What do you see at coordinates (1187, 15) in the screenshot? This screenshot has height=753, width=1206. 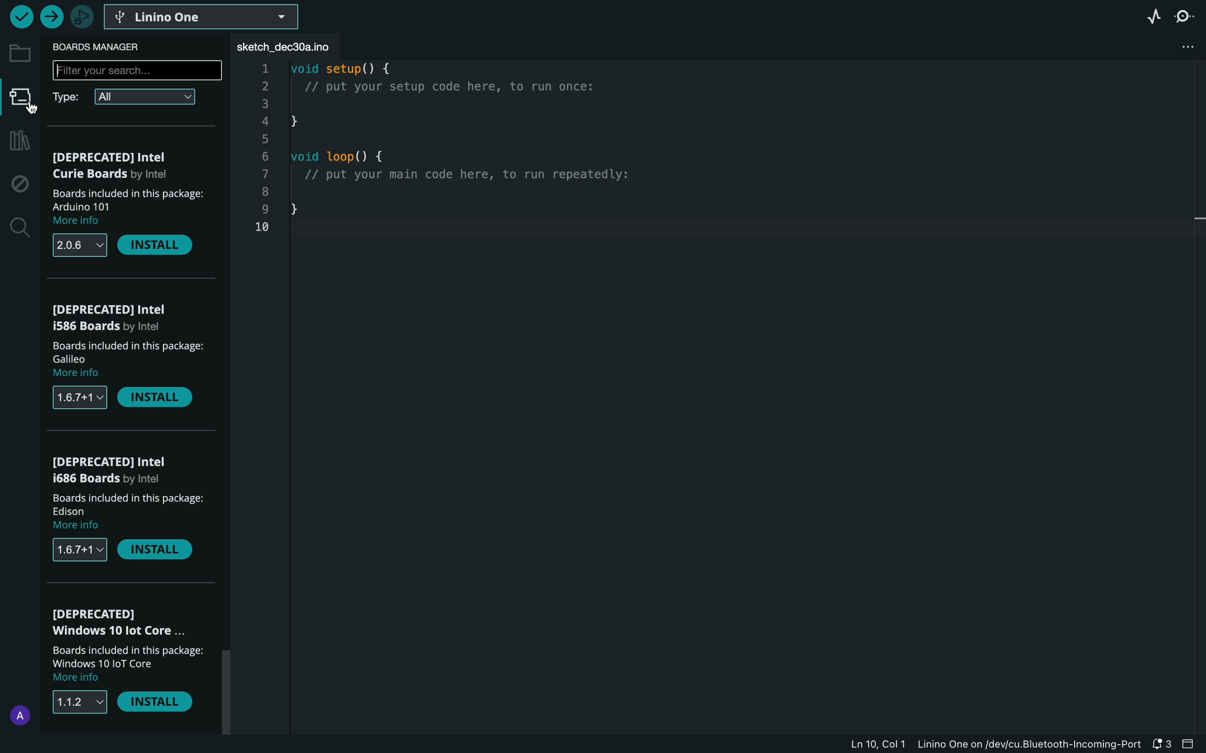 I see `serial monitor` at bounding box center [1187, 15].